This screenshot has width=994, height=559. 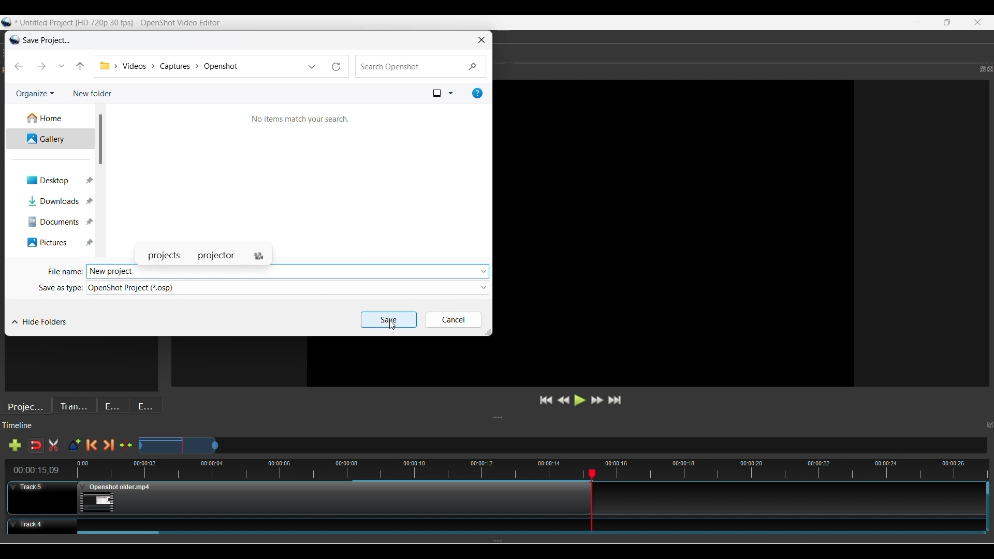 I want to click on Hide folders currently visible, so click(x=39, y=322).